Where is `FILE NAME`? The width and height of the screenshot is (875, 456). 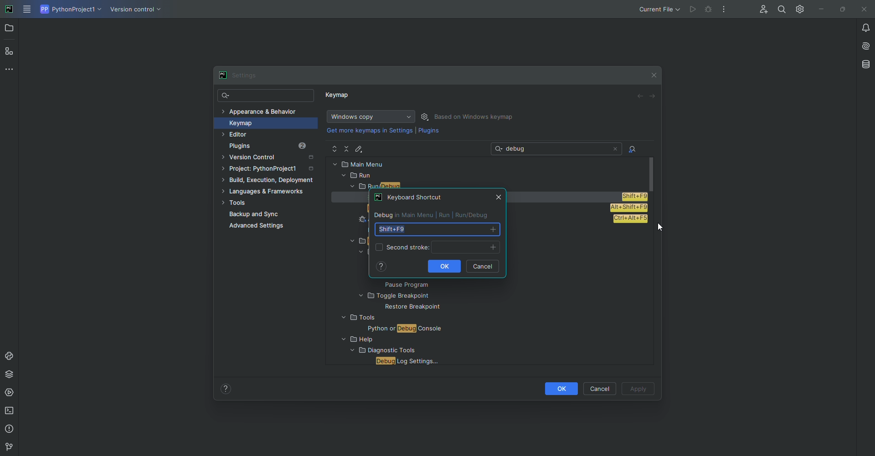 FILE NAME is located at coordinates (405, 361).